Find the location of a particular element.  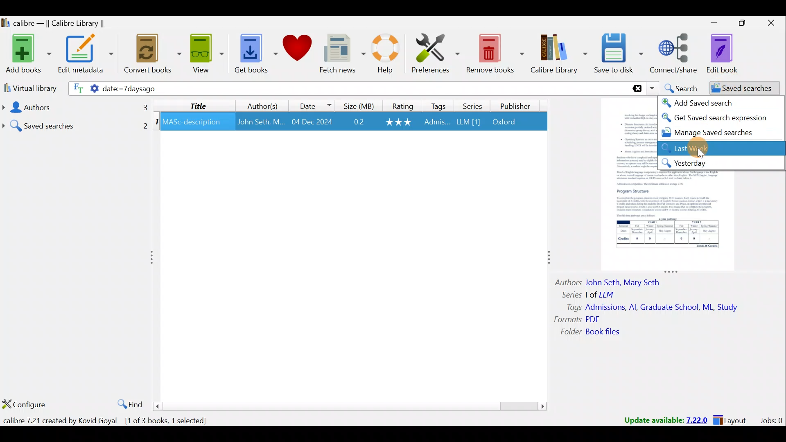

Saved searches is located at coordinates (76, 123).